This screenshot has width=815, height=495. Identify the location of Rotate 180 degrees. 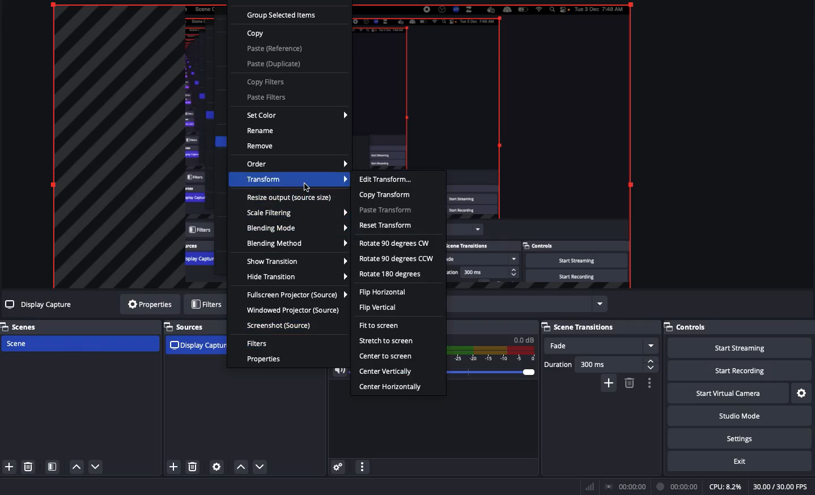
(390, 275).